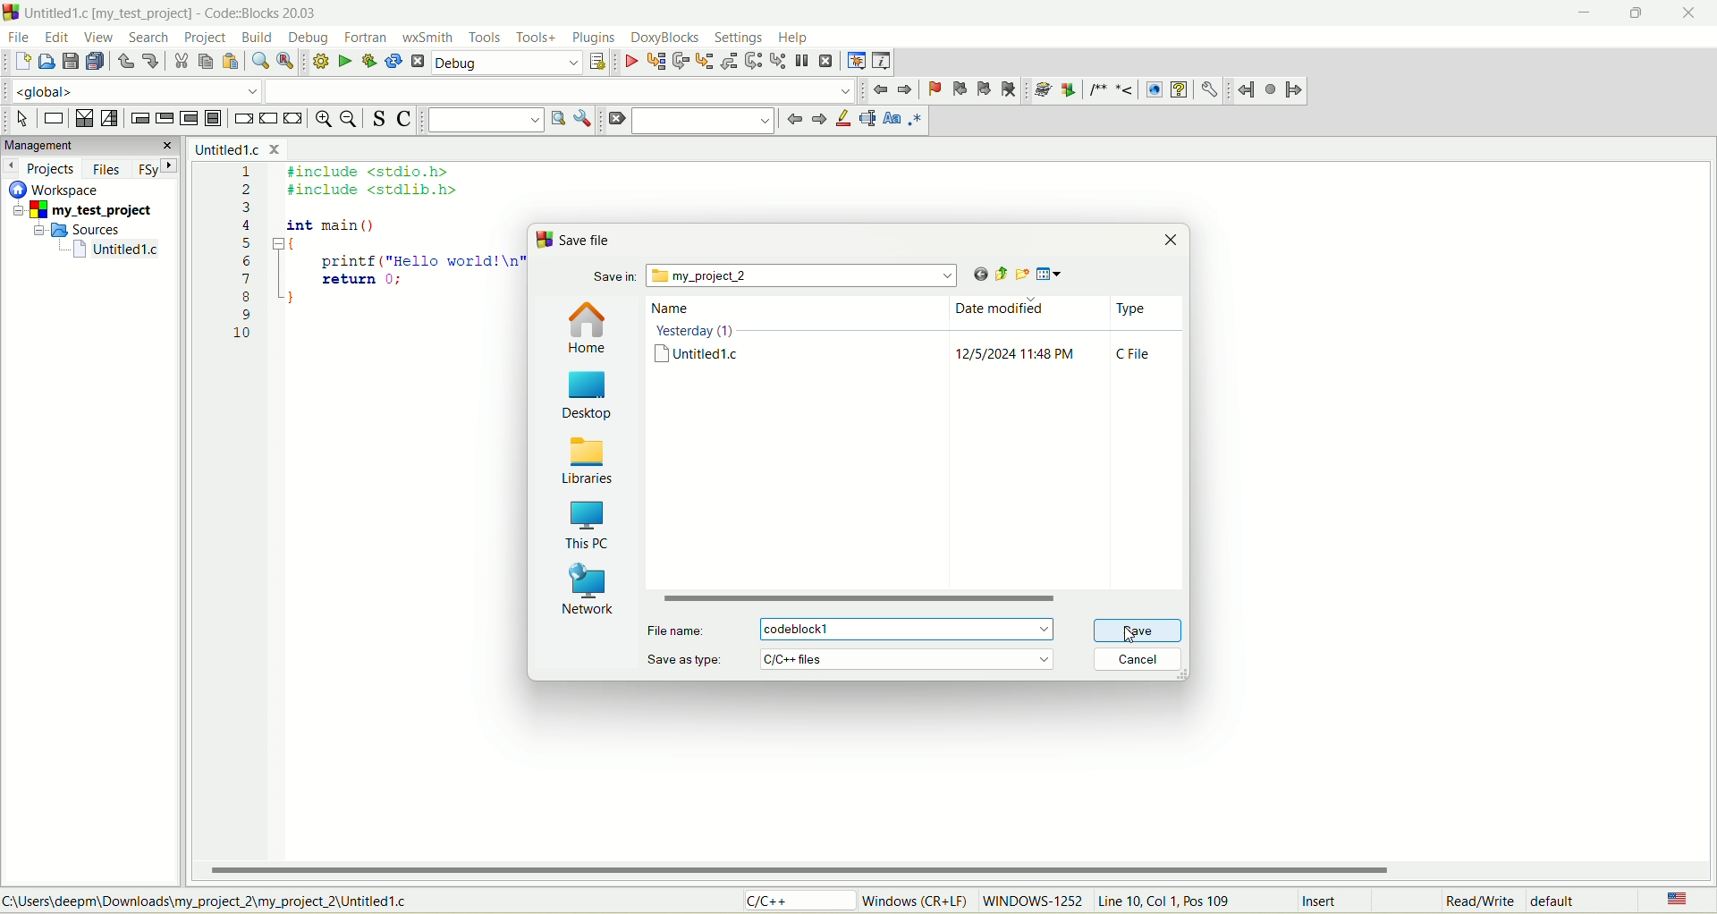 Image resolution: width=1717 pixels, height=914 pixels. What do you see at coordinates (283, 60) in the screenshot?
I see `replace` at bounding box center [283, 60].